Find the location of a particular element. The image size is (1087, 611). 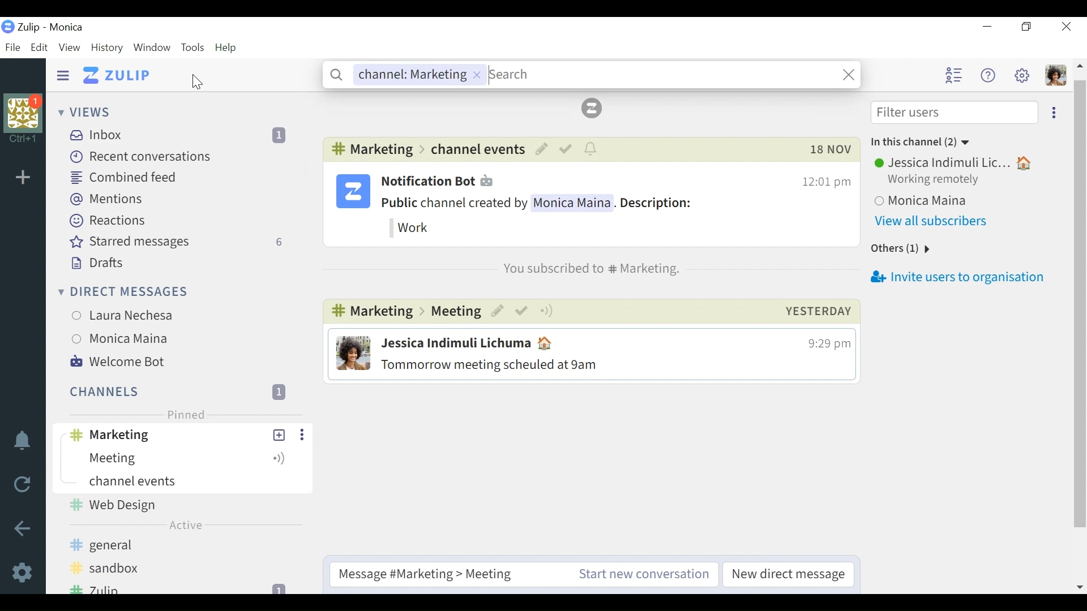

Direct messages dropdown is located at coordinates (121, 292).